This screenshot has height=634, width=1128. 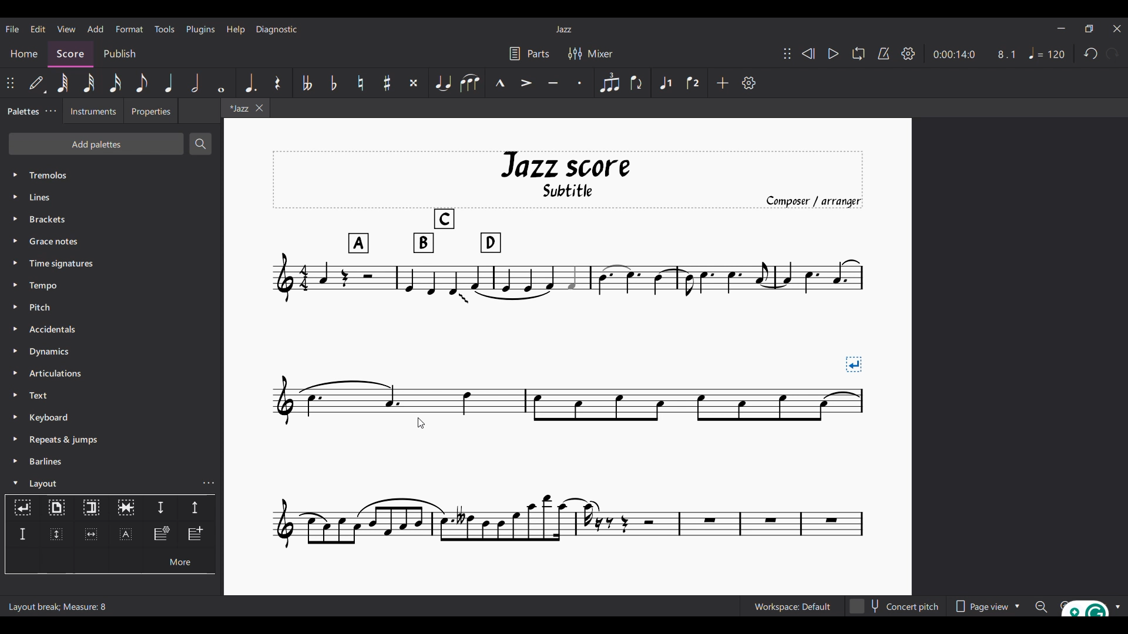 I want to click on Layout break; Measure: 8, so click(x=62, y=606).